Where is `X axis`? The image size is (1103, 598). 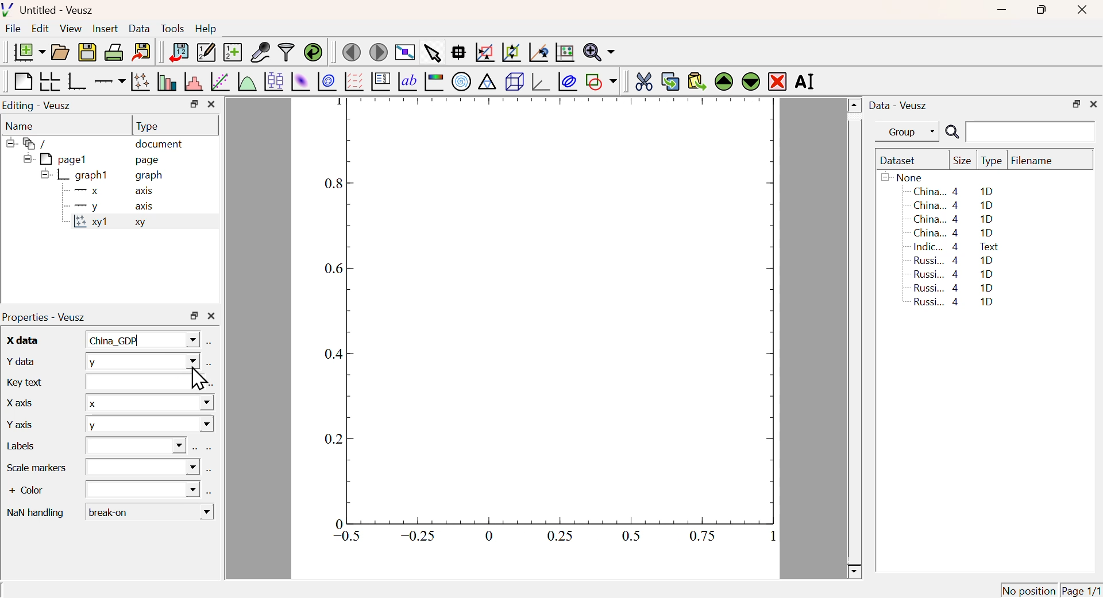 X axis is located at coordinates (109, 191).